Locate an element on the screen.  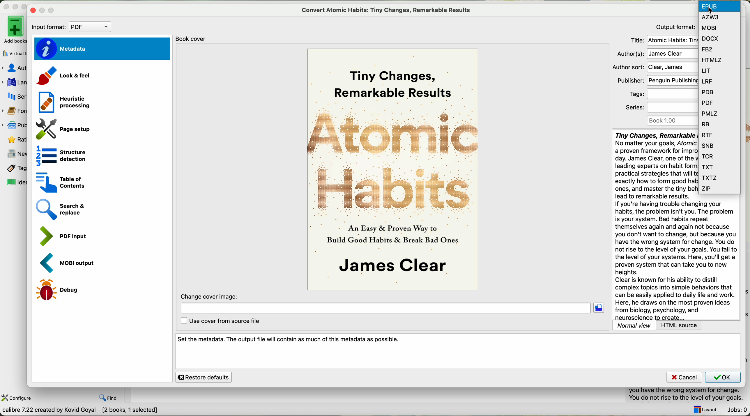
virtual library is located at coordinates (13, 54).